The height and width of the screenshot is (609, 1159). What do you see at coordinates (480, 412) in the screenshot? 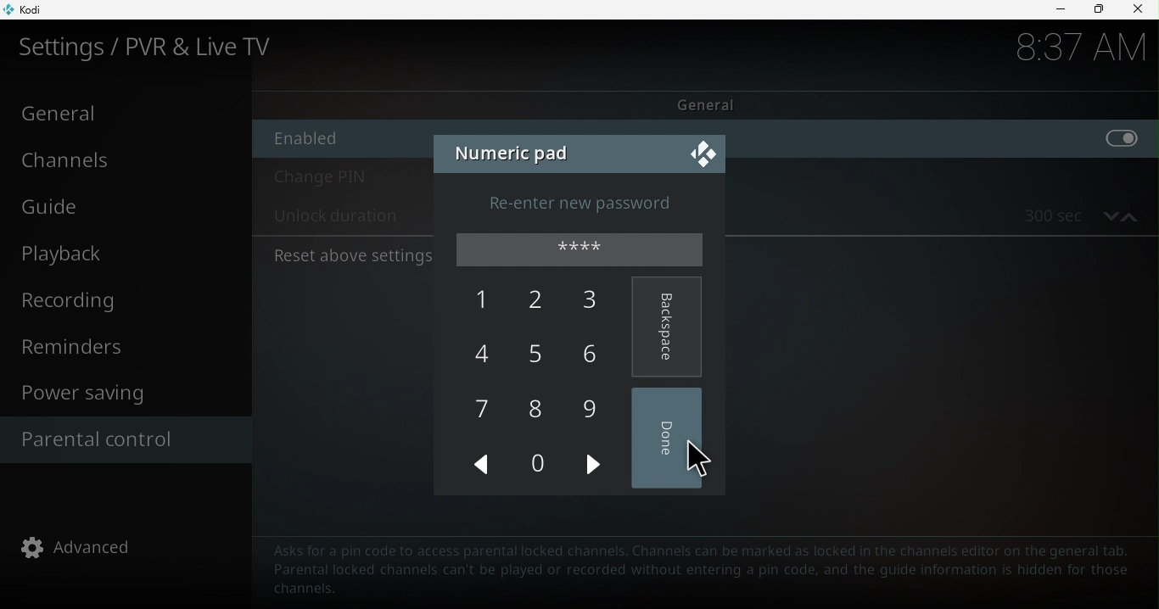
I see `7` at bounding box center [480, 412].